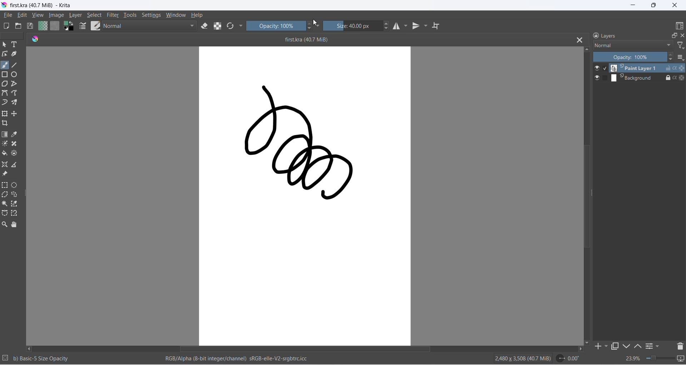  What do you see at coordinates (681, 45) in the screenshot?
I see `layer filter` at bounding box center [681, 45].